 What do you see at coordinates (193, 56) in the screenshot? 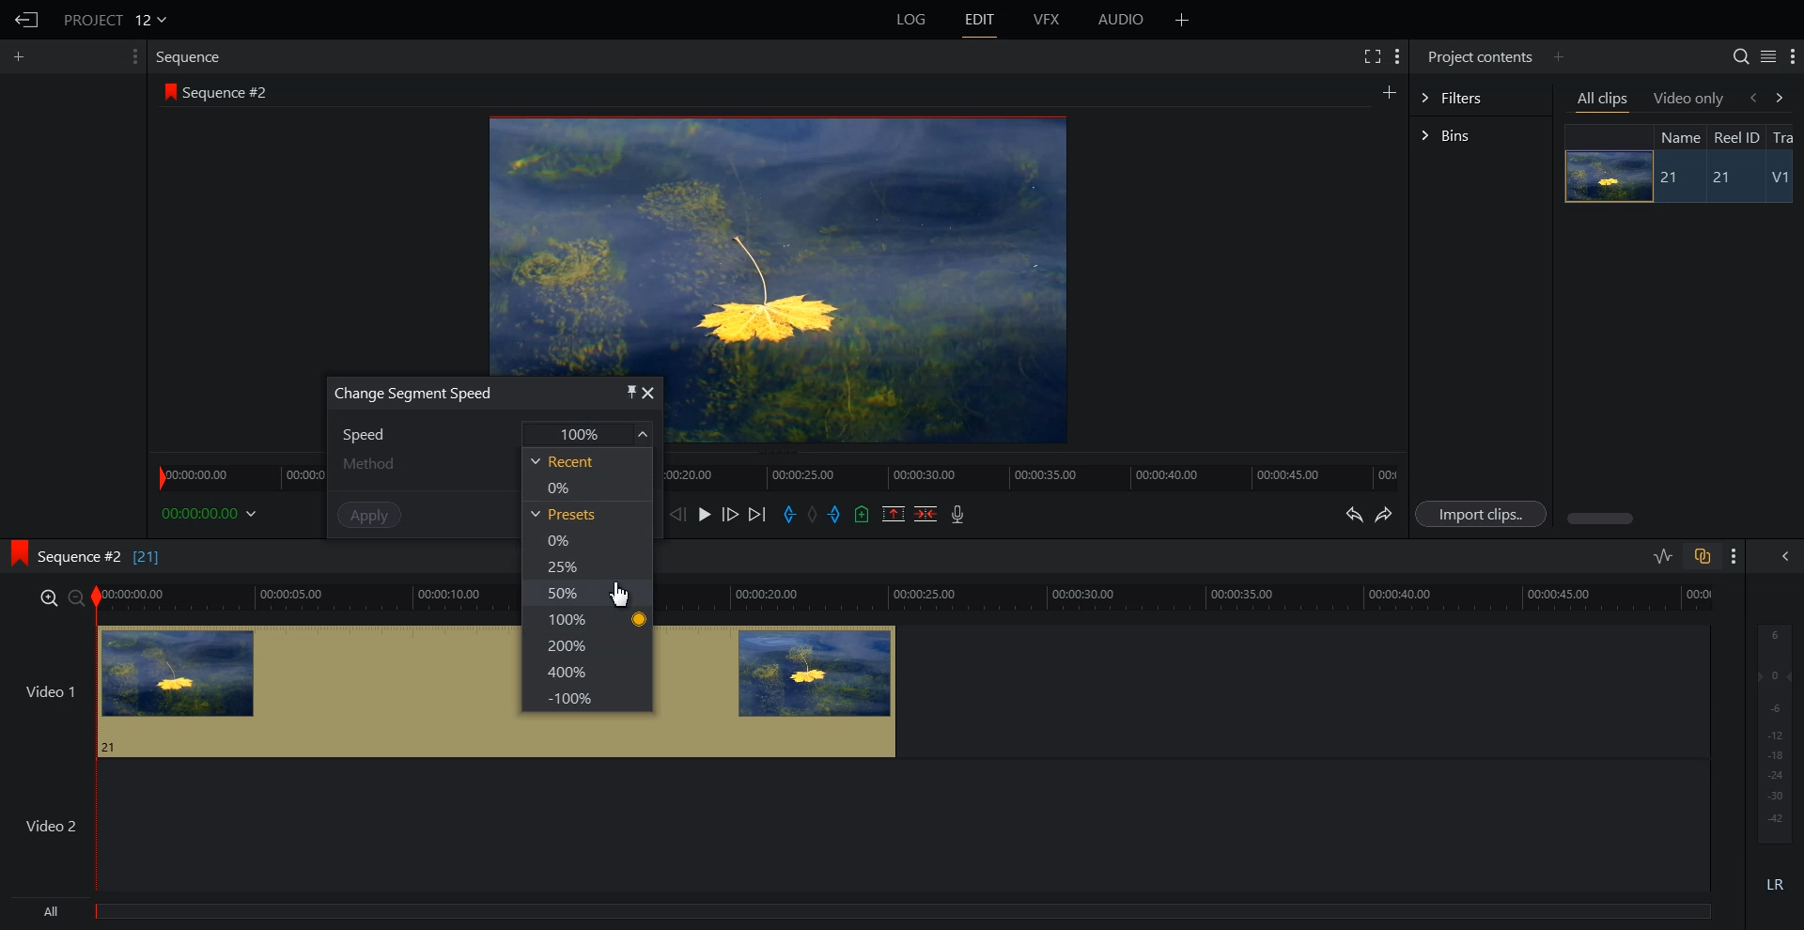
I see `Sequence` at bounding box center [193, 56].